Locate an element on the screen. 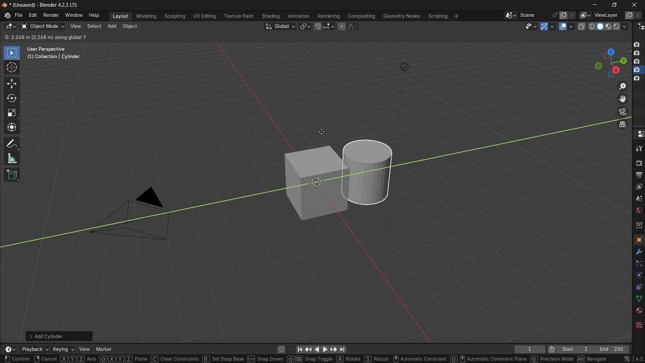 The height and width of the screenshot is (363, 645). marker is located at coordinates (104, 349).